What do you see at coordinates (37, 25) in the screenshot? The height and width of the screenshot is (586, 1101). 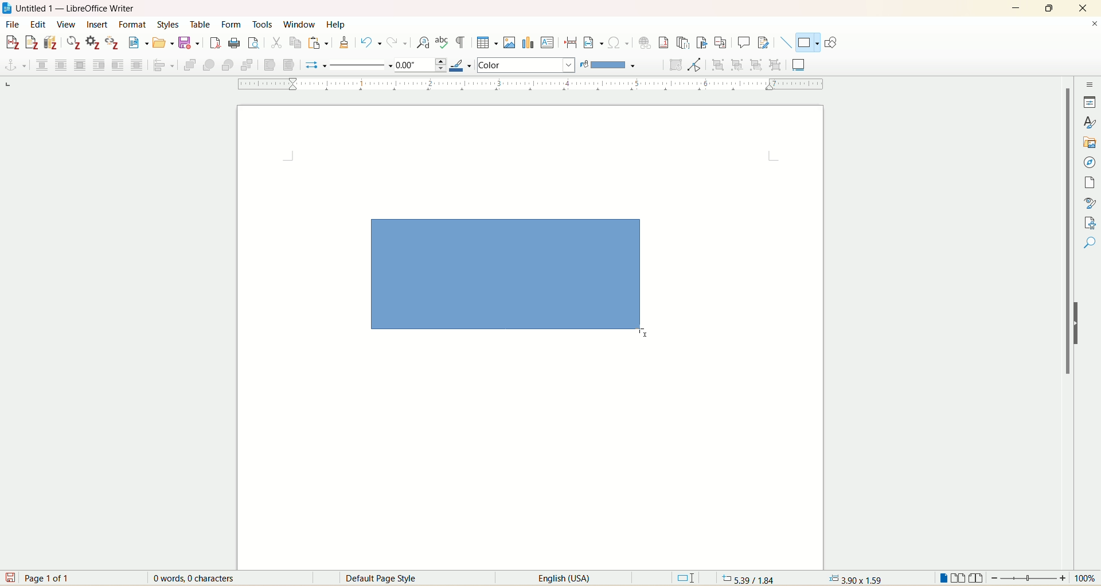 I see `edit` at bounding box center [37, 25].